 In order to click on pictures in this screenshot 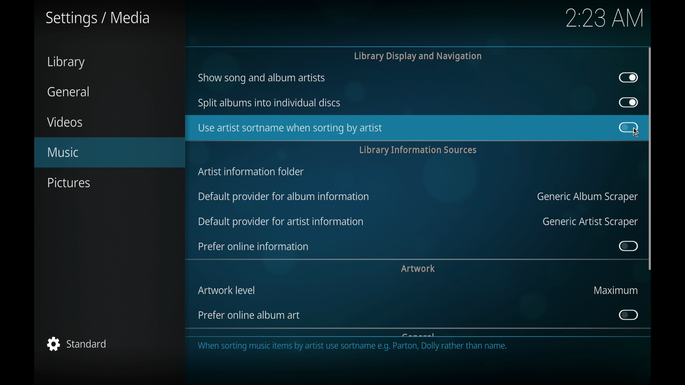, I will do `click(70, 183)`.